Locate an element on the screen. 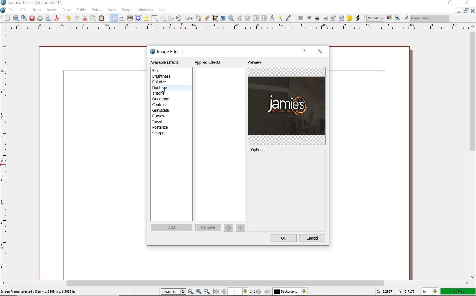 The image size is (476, 296). pdf combo box is located at coordinates (332, 18).